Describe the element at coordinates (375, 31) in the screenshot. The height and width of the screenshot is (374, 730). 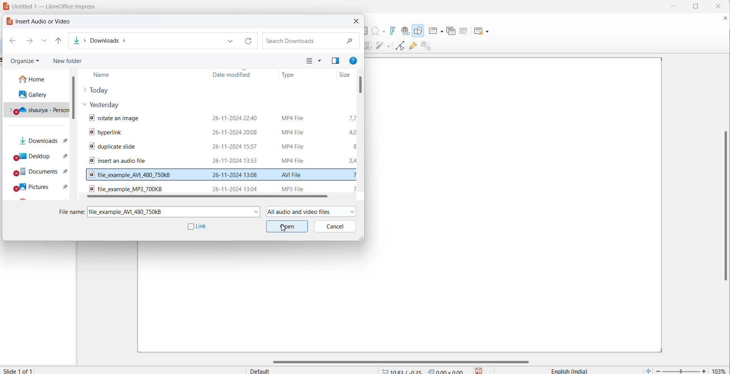
I see `insert special characters` at that location.